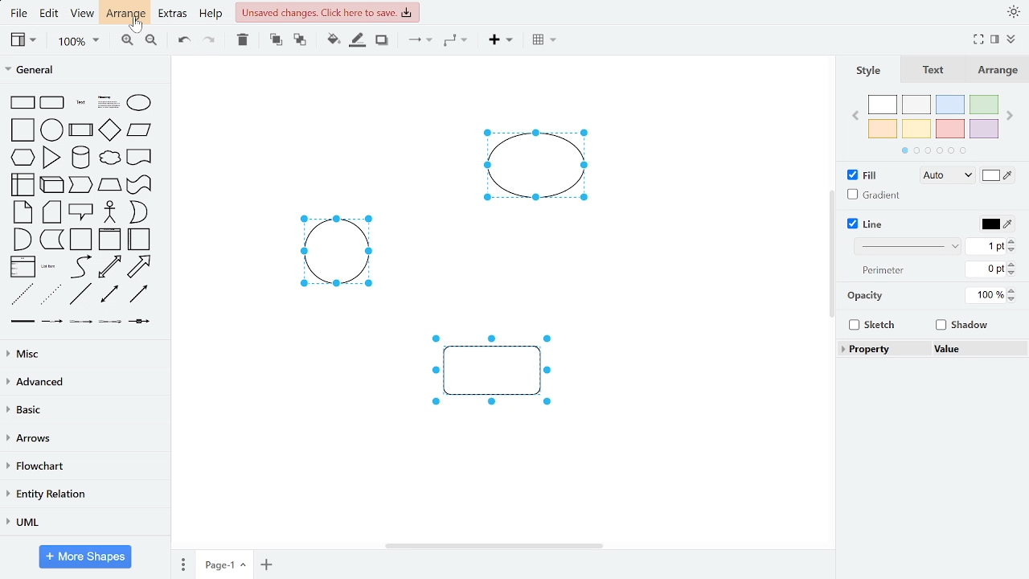 The height and width of the screenshot is (579, 1029). Describe the element at coordinates (866, 224) in the screenshot. I see `Line` at that location.